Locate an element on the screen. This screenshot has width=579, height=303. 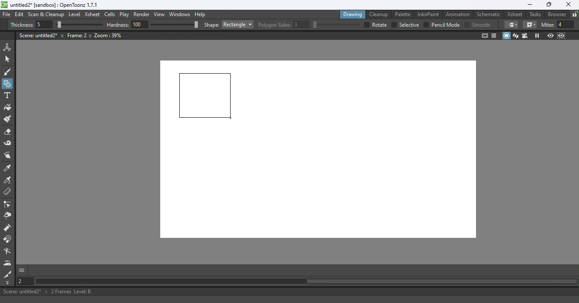
Thickness is located at coordinates (22, 25).